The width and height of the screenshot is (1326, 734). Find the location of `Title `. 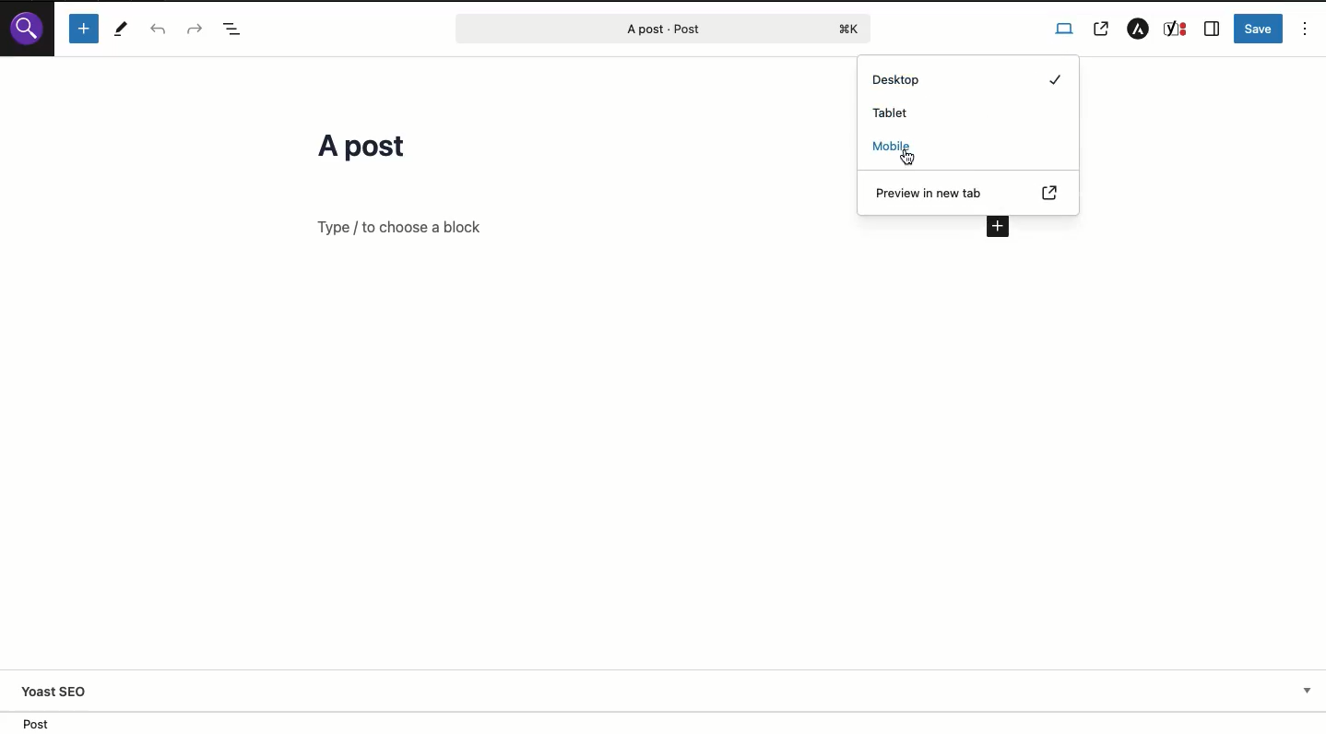

Title  is located at coordinates (364, 149).